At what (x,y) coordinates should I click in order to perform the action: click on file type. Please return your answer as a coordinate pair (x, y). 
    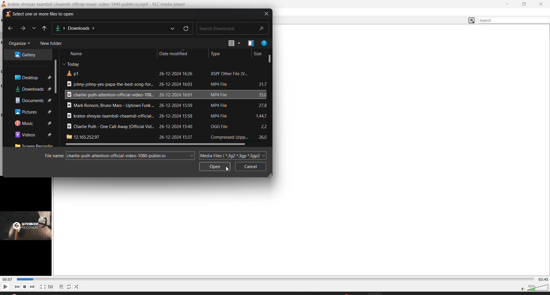
    Looking at the image, I should click on (233, 155).